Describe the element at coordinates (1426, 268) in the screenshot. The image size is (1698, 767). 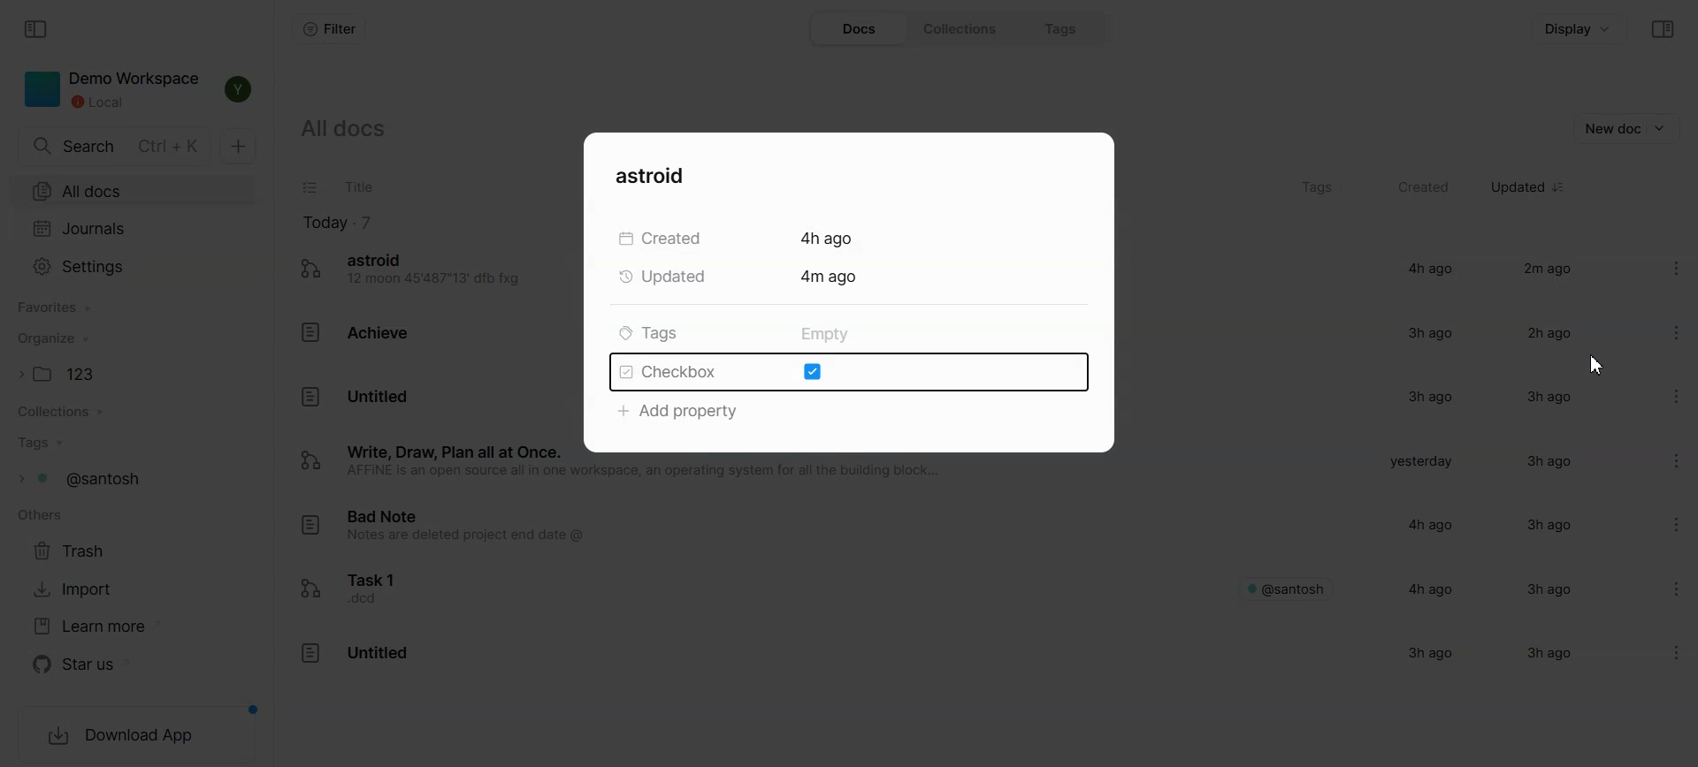
I see `4h ago` at that location.